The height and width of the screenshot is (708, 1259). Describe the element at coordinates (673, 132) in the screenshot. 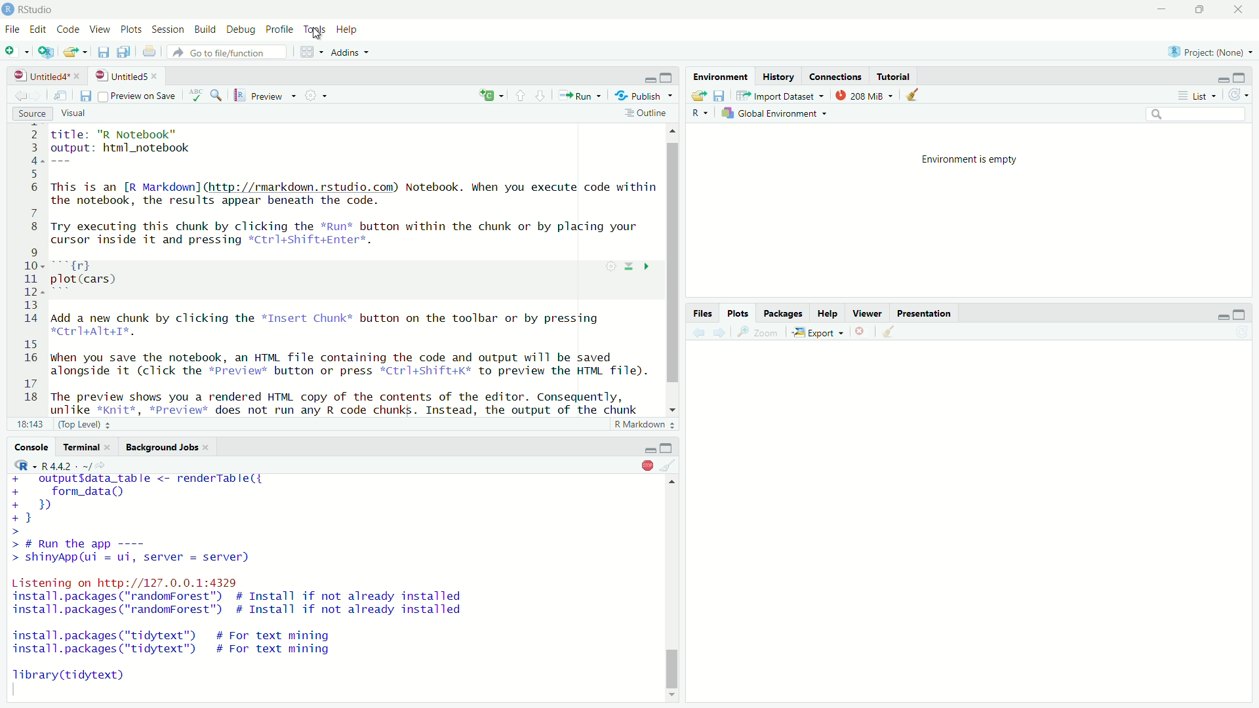

I see `scrollbar up` at that location.